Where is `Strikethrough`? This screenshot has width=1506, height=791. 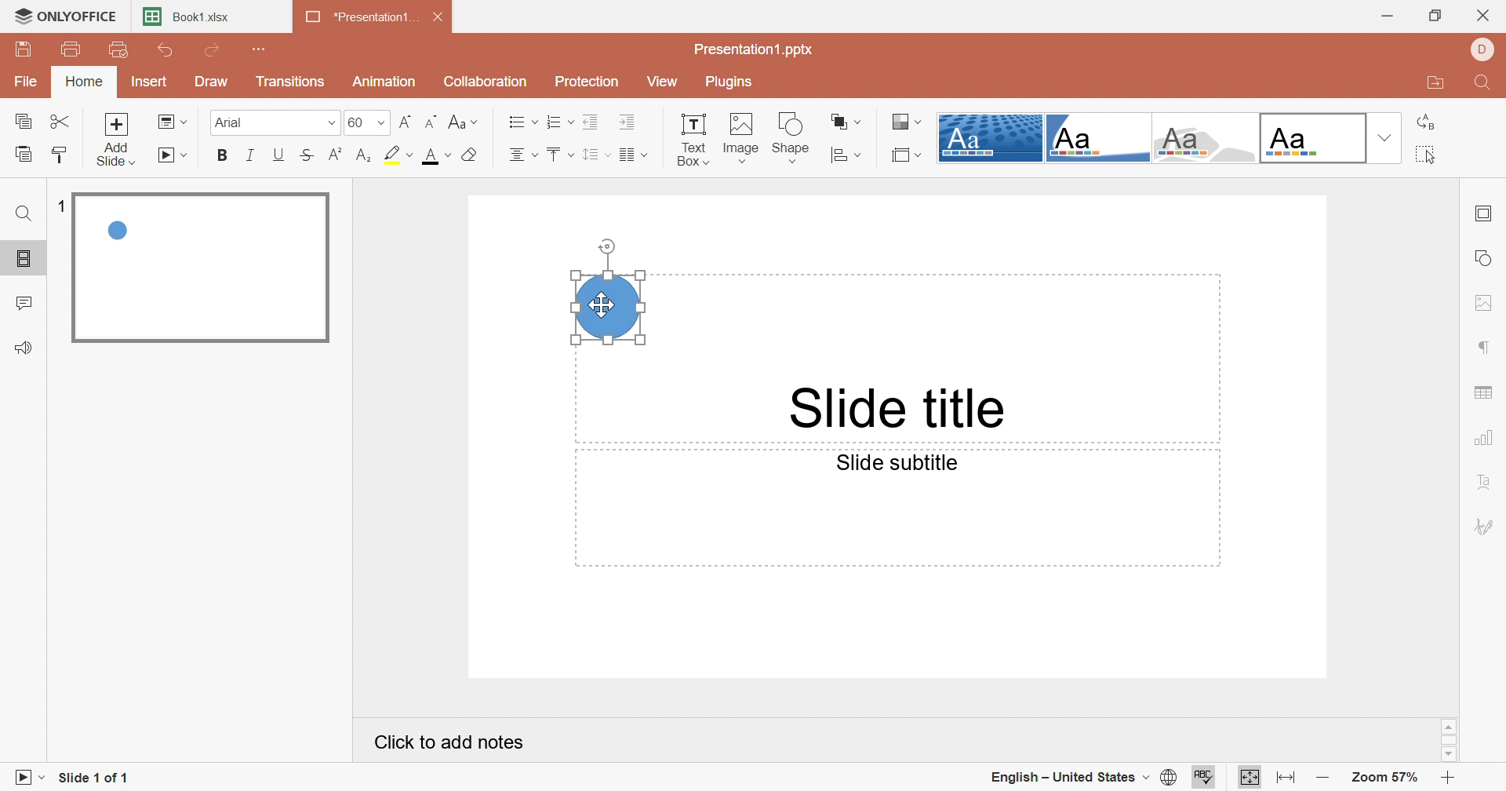 Strikethrough is located at coordinates (308, 154).